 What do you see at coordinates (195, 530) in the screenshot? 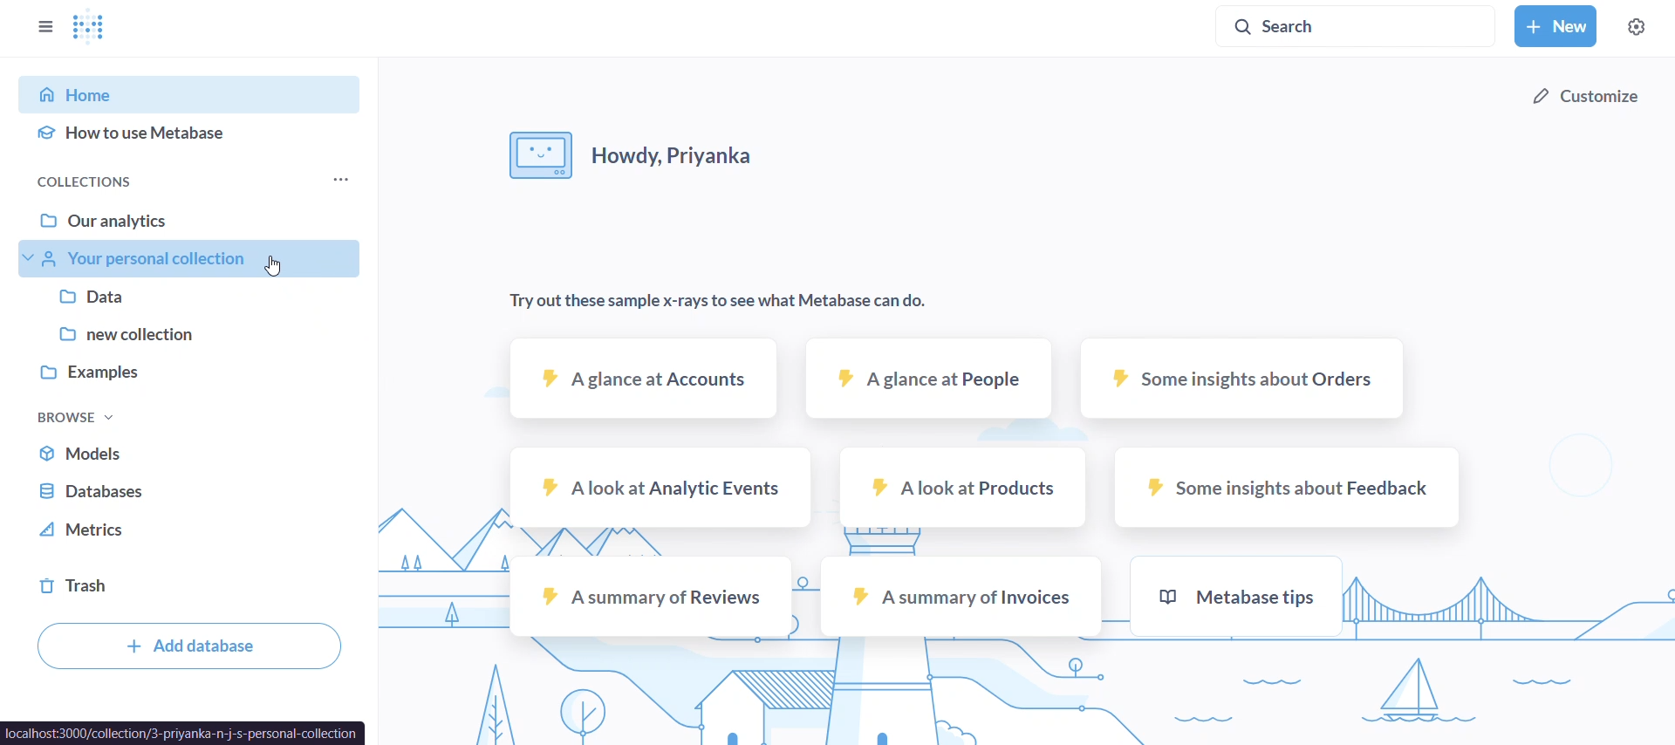
I see `metrics` at bounding box center [195, 530].